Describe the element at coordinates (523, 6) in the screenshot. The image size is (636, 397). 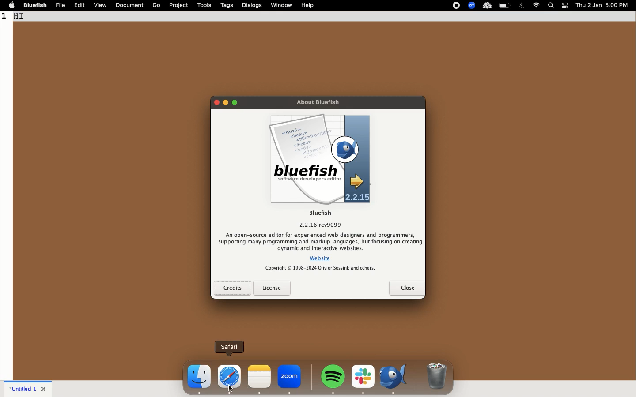
I see `bluetooth` at that location.